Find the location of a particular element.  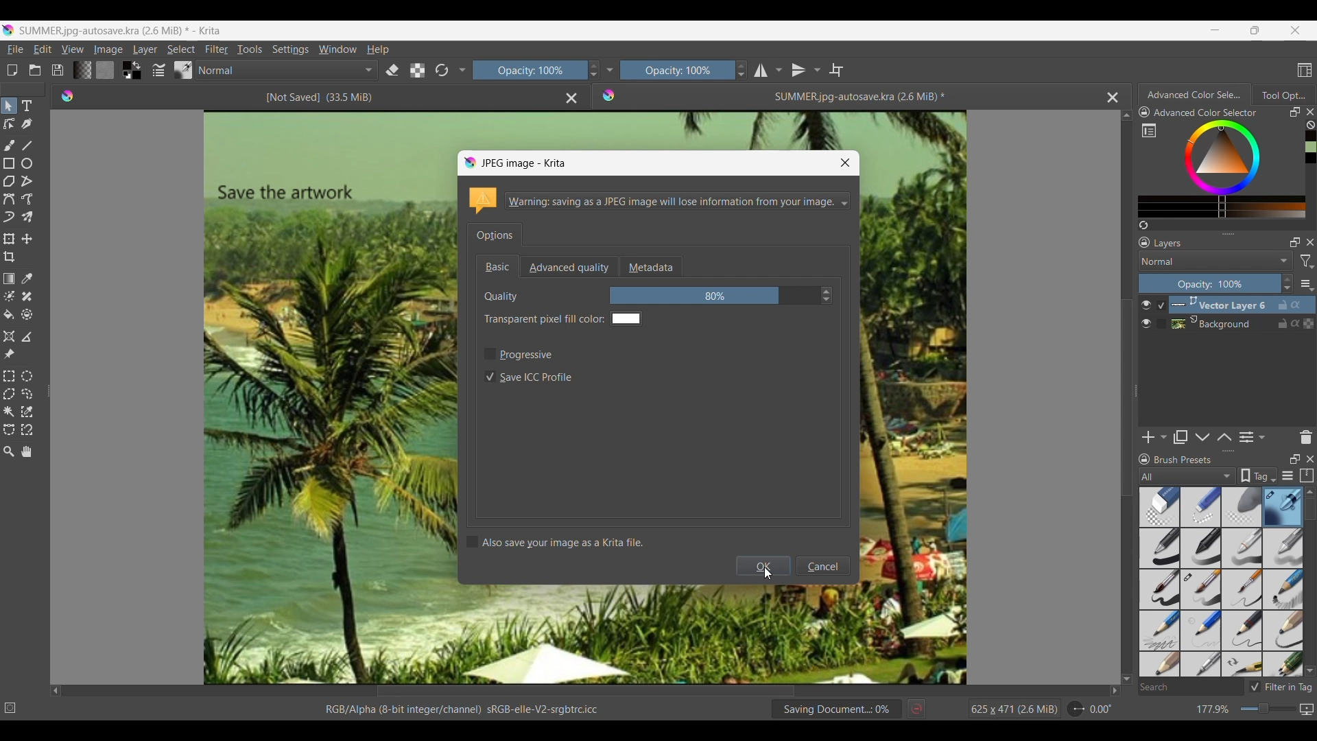

Fill tool is located at coordinates (9, 314).